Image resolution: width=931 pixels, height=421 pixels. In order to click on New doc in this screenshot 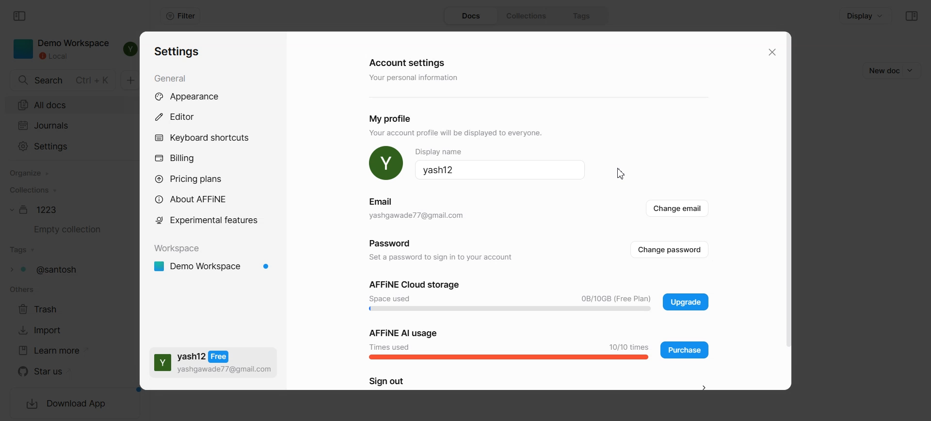, I will do `click(881, 70)`.